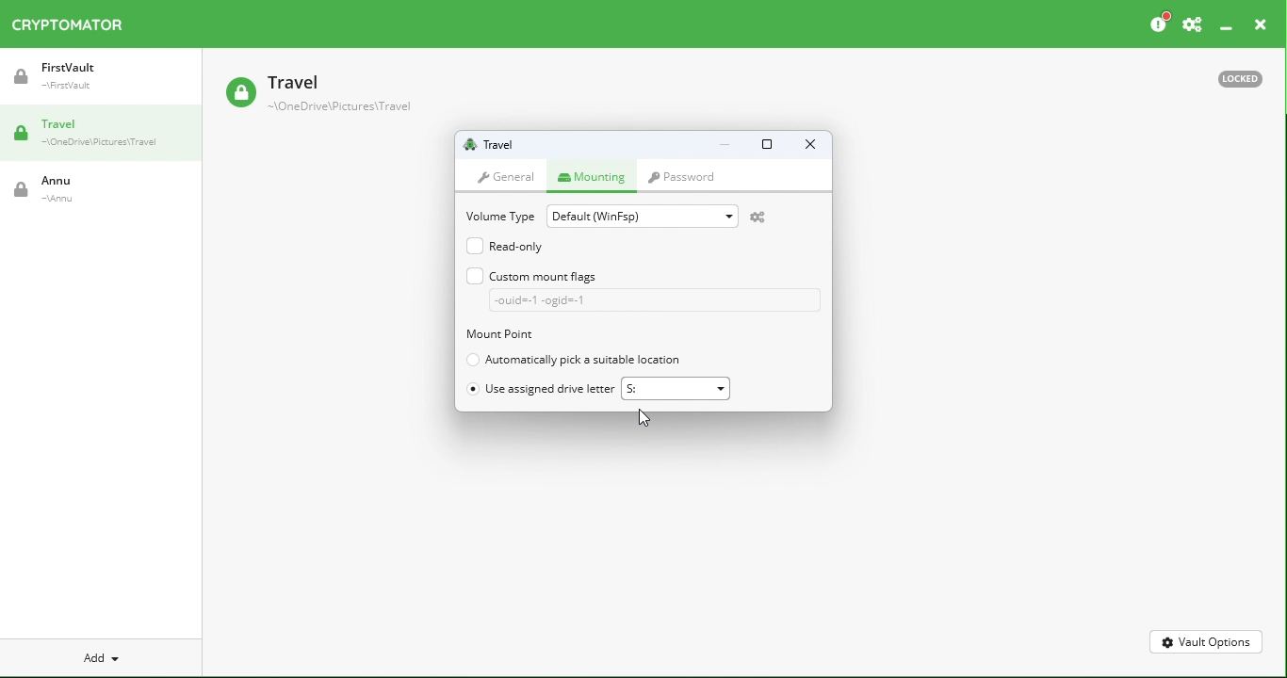  What do you see at coordinates (497, 215) in the screenshot?
I see `Volume type` at bounding box center [497, 215].